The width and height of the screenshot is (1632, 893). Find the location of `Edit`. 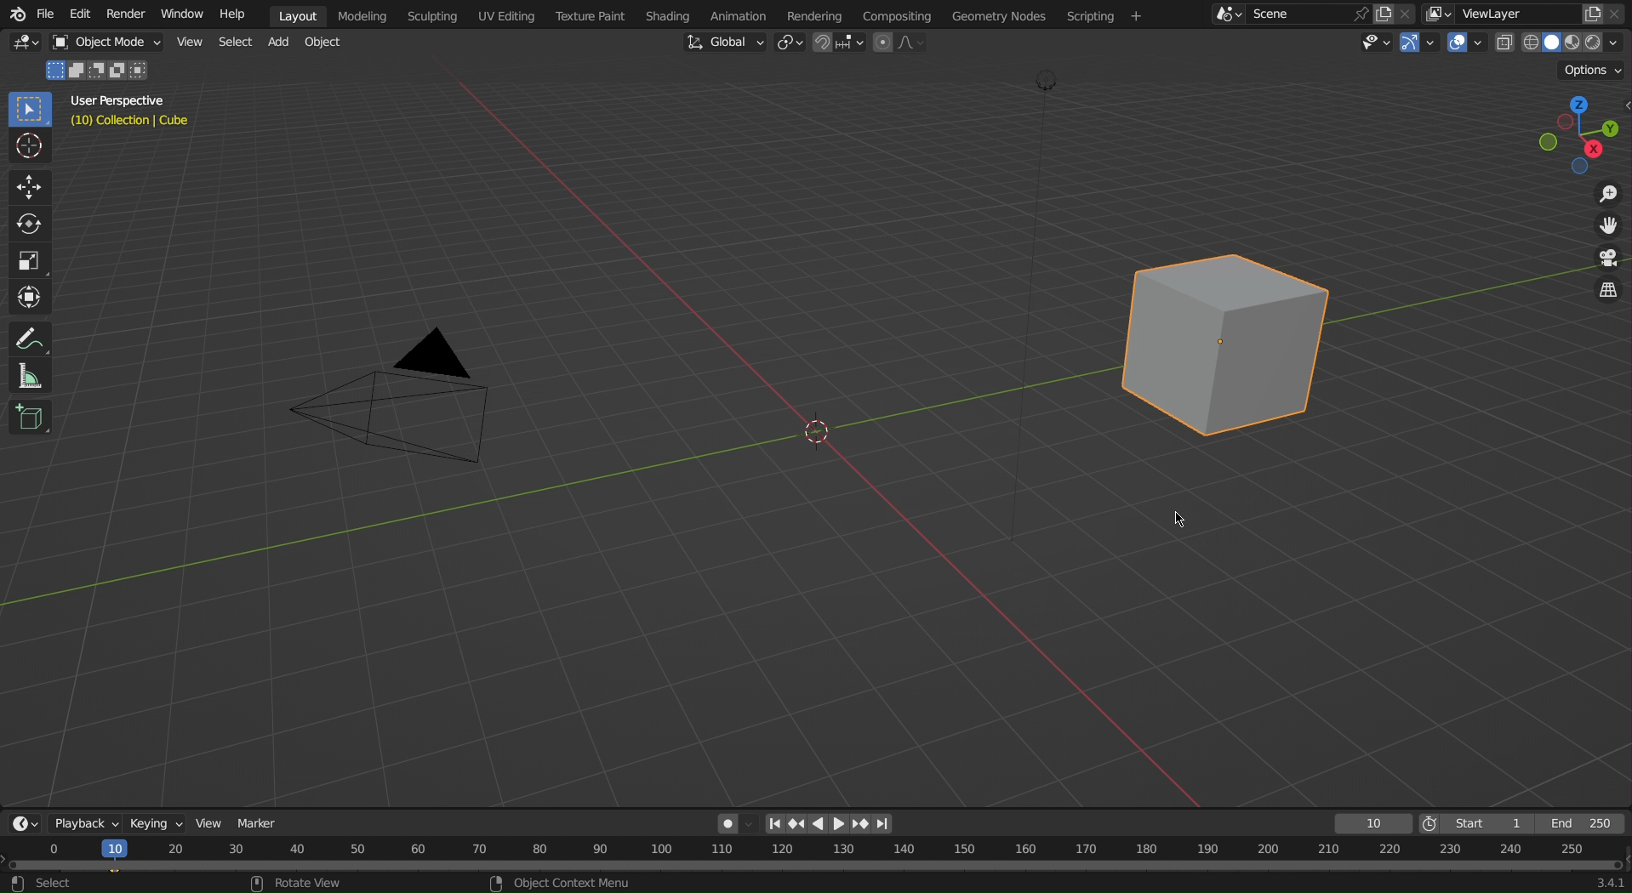

Edit is located at coordinates (77, 14).